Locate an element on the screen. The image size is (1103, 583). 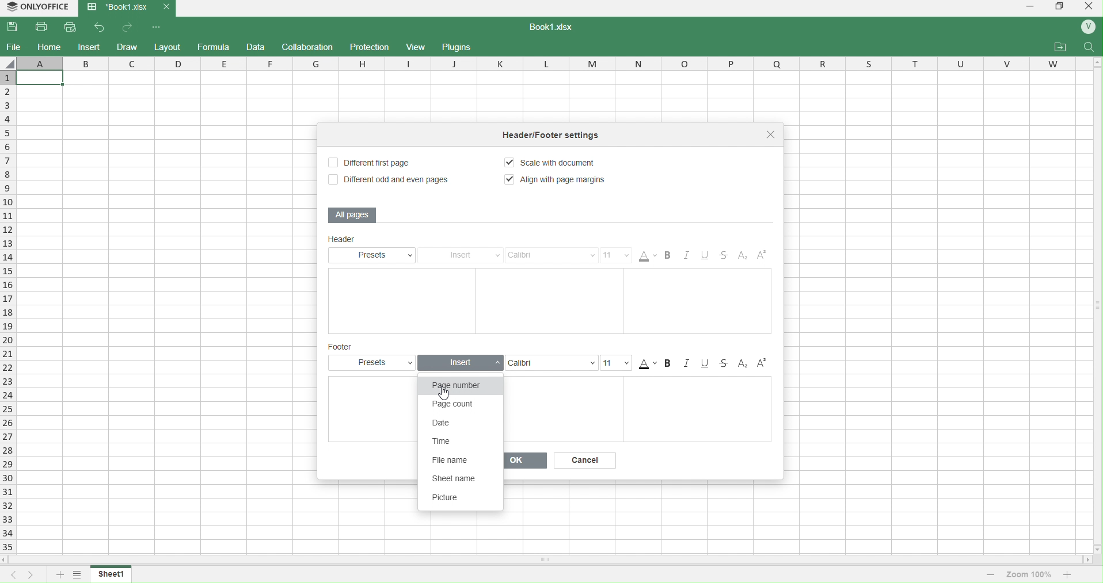
add sheet is located at coordinates (59, 576).